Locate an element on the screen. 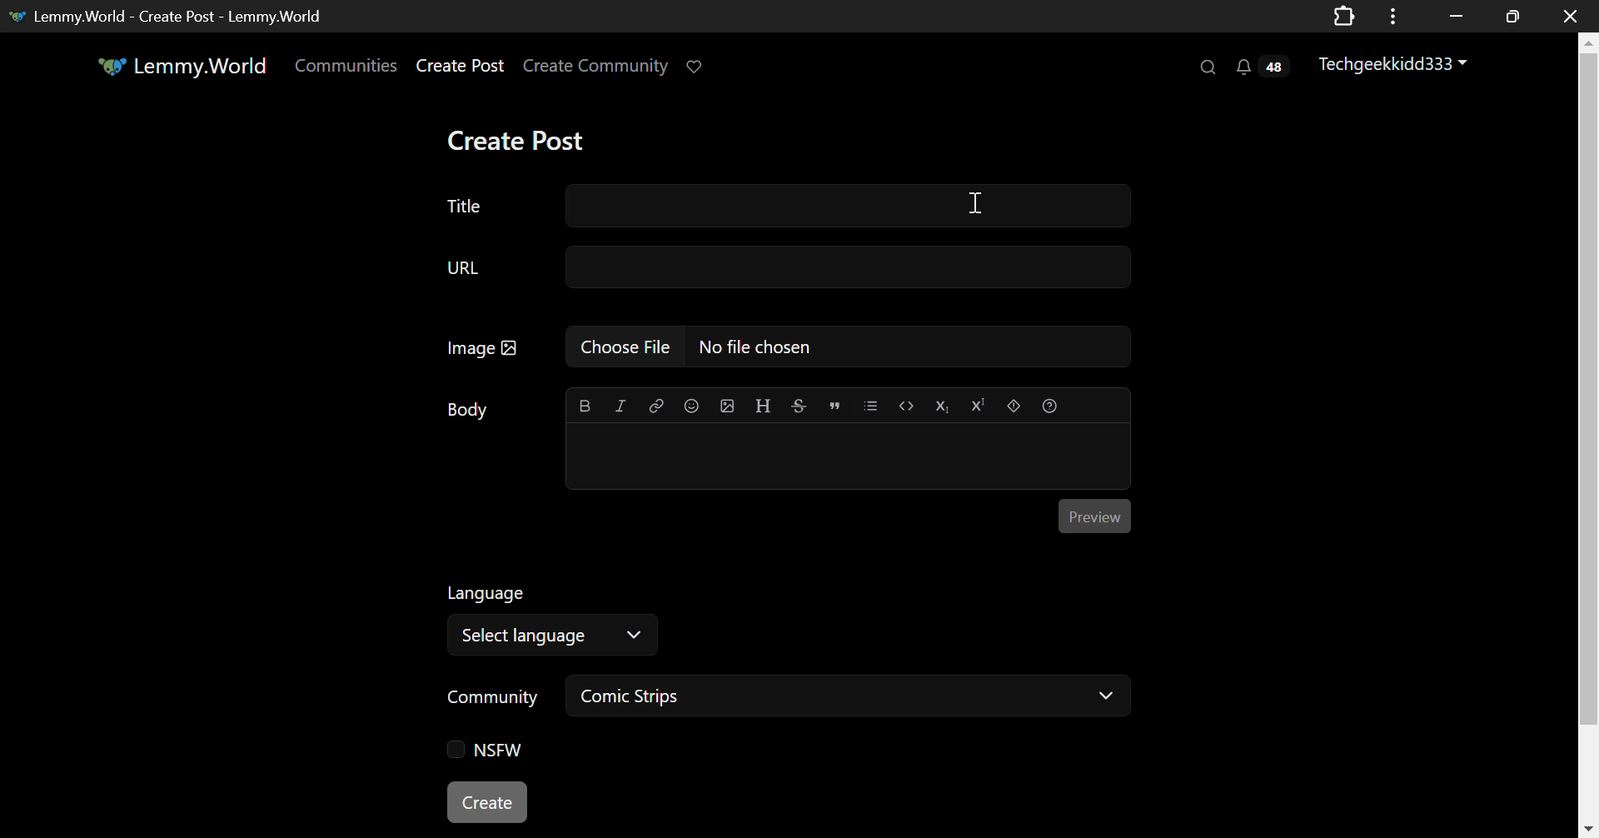  Search  is located at coordinates (1207, 67).